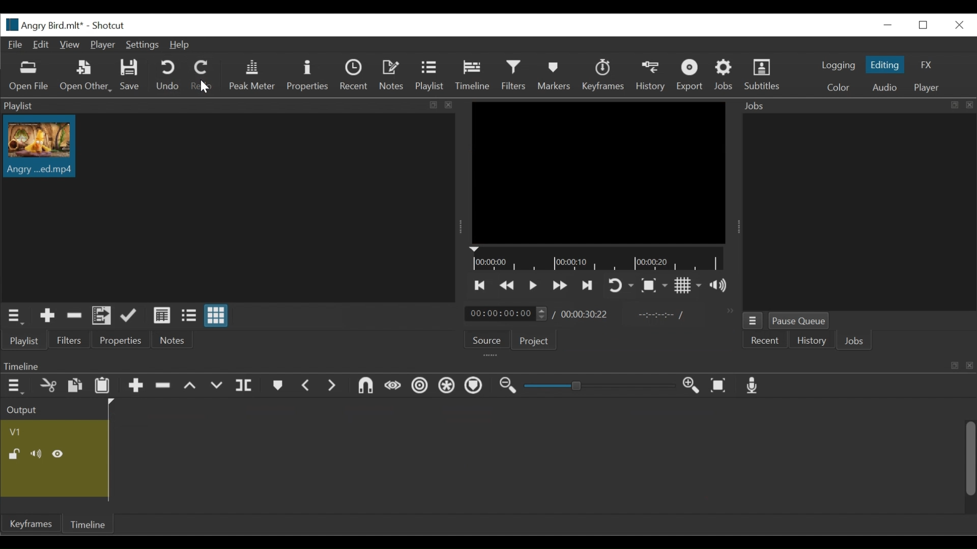 The height and width of the screenshot is (549, 977). Describe the element at coordinates (599, 173) in the screenshot. I see `Media Viewer` at that location.